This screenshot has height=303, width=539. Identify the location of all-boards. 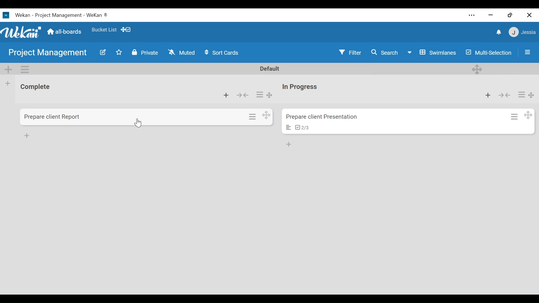
(63, 31).